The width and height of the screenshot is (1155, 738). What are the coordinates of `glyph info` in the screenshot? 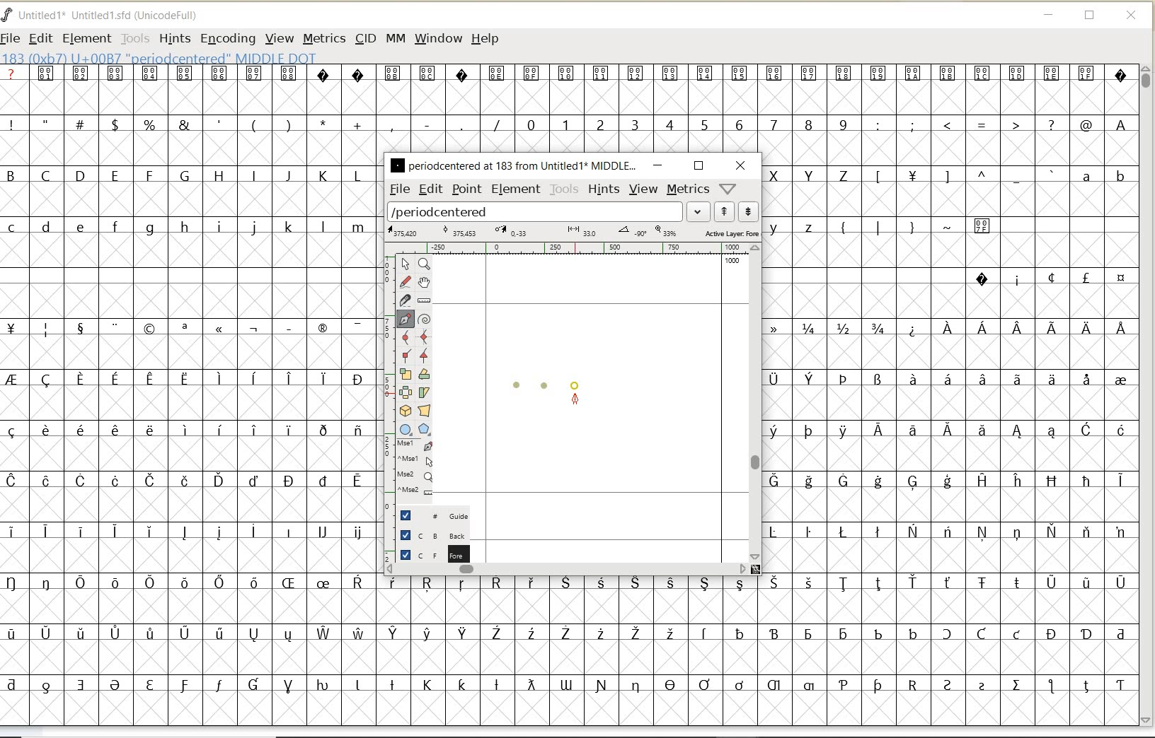 It's located at (161, 56).